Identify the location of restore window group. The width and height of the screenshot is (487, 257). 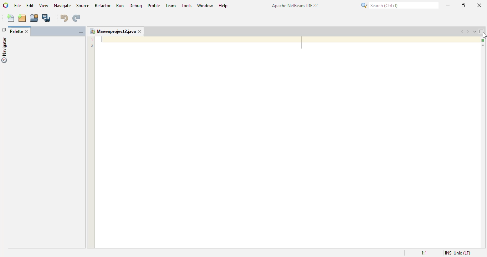
(4, 30).